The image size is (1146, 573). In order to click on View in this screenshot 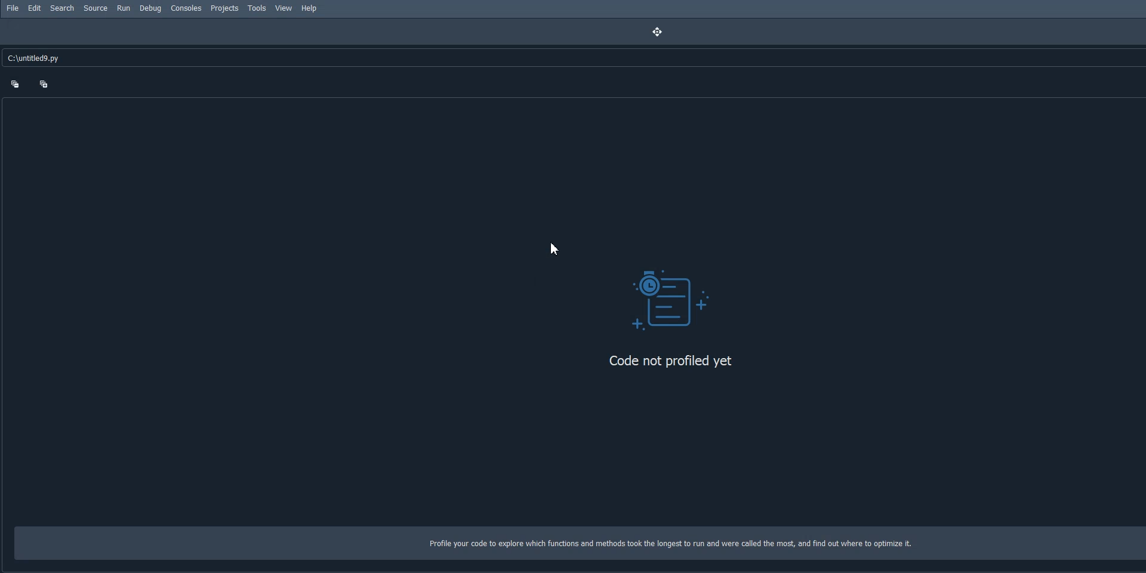, I will do `click(284, 8)`.